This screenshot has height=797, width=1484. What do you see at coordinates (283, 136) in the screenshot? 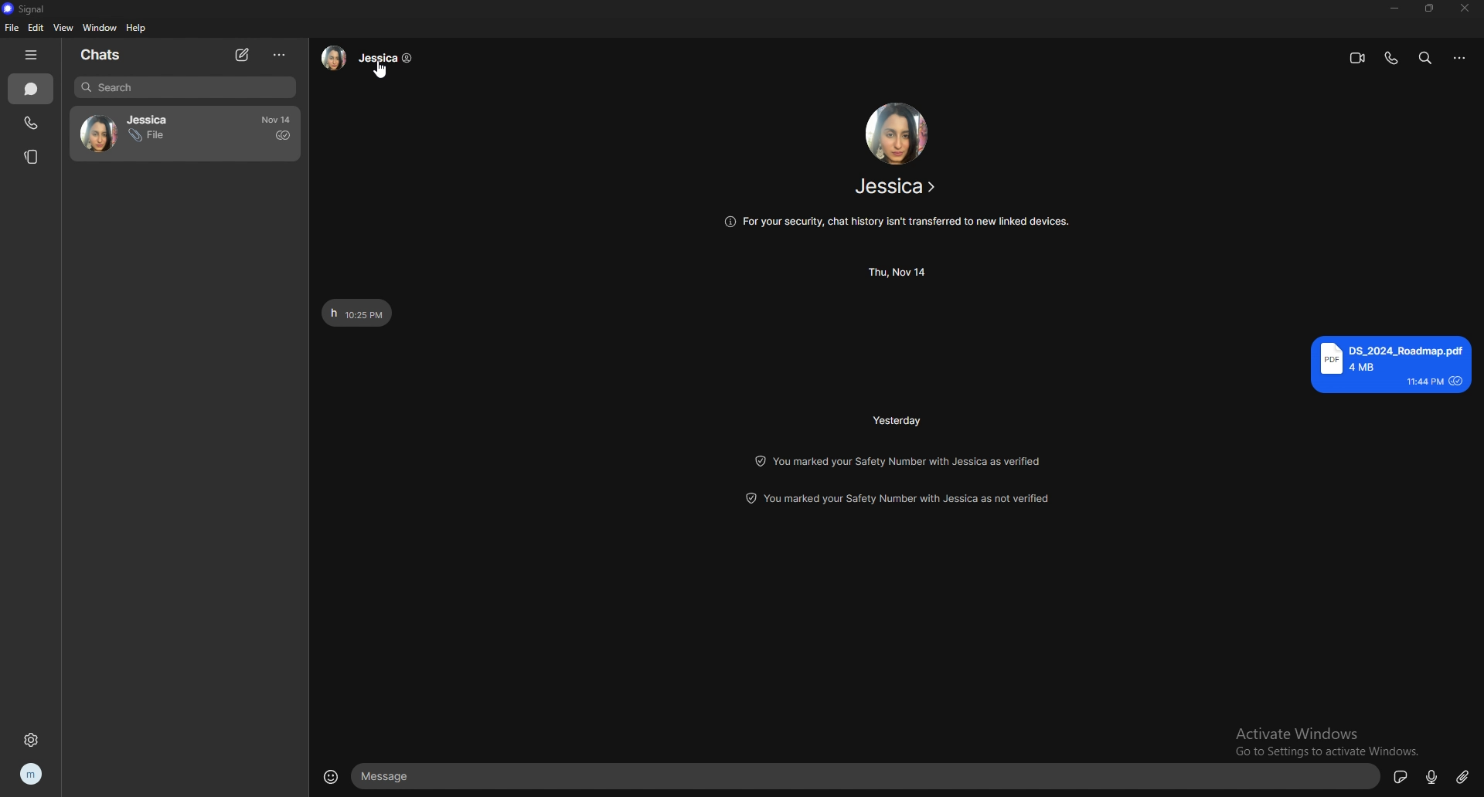
I see `delivered` at bounding box center [283, 136].